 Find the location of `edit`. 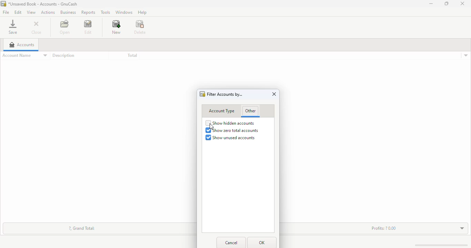

edit is located at coordinates (18, 12).